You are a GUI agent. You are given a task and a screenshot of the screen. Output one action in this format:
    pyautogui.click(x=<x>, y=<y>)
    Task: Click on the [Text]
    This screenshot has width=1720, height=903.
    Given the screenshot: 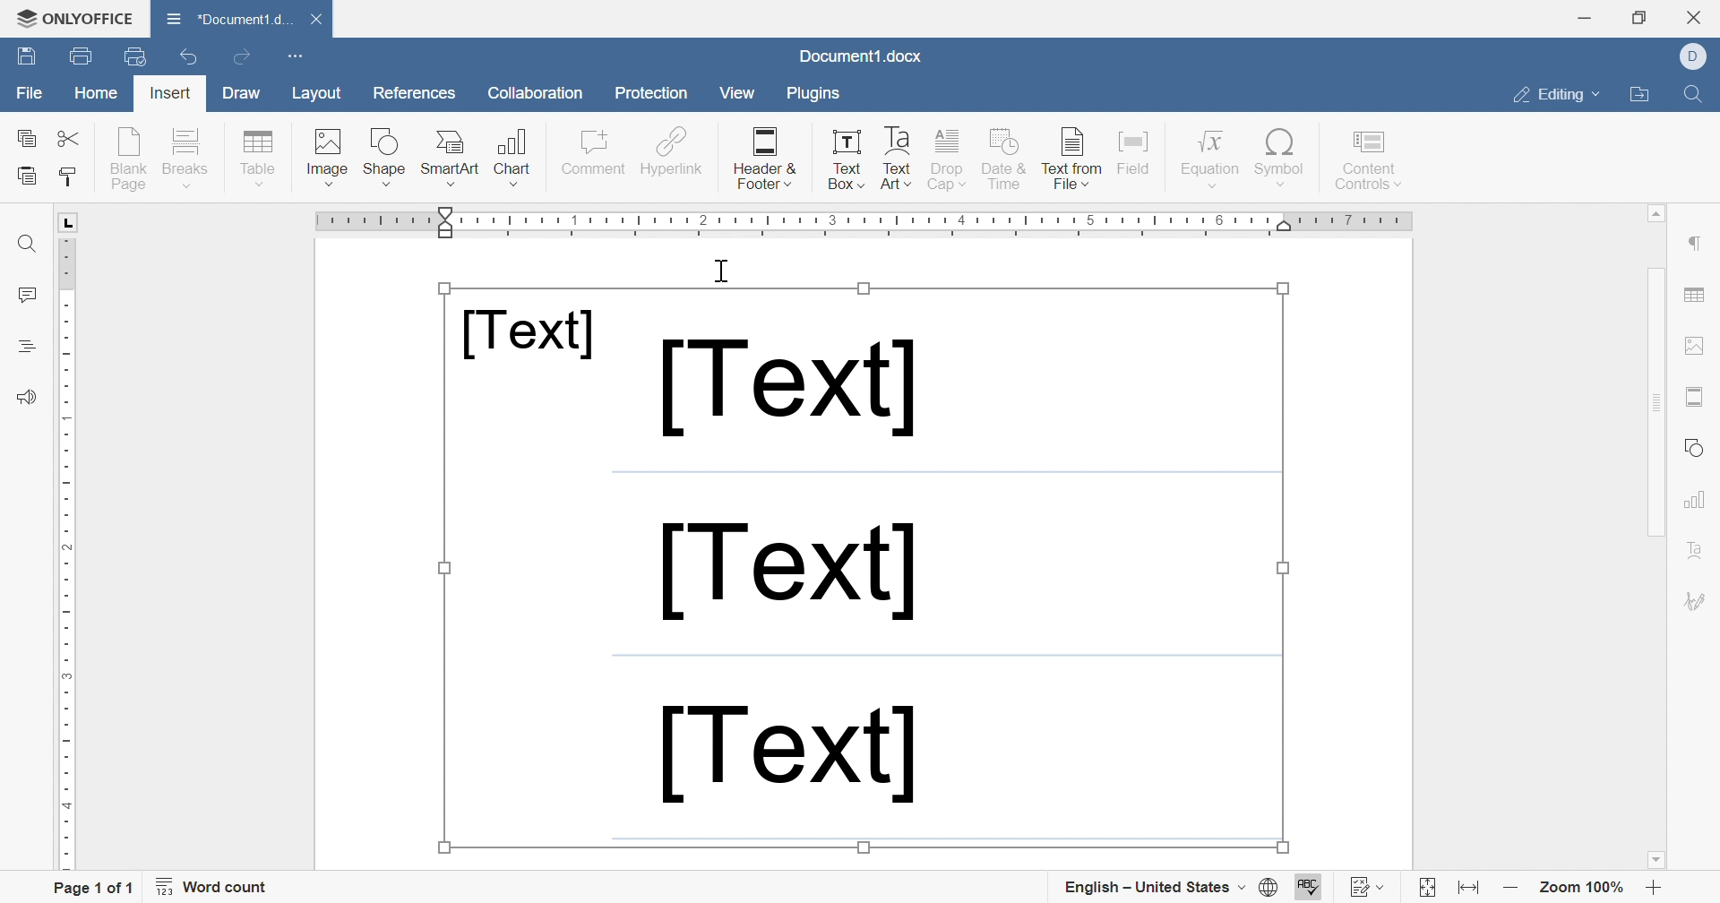 What is the action you would take?
    pyautogui.click(x=786, y=388)
    